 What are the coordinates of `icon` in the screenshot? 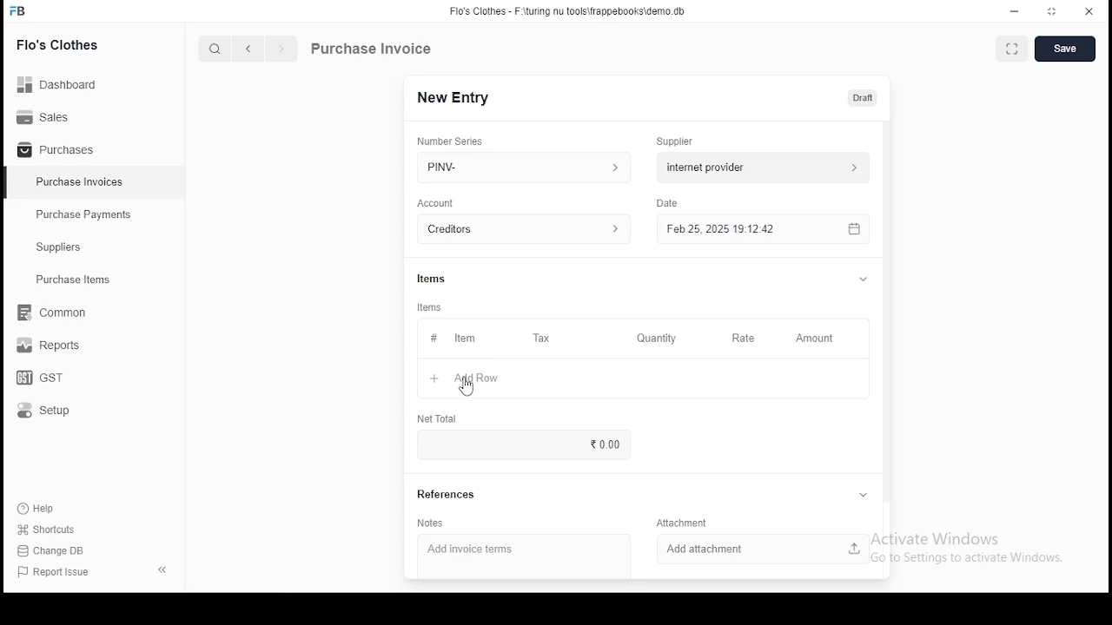 It's located at (18, 11).